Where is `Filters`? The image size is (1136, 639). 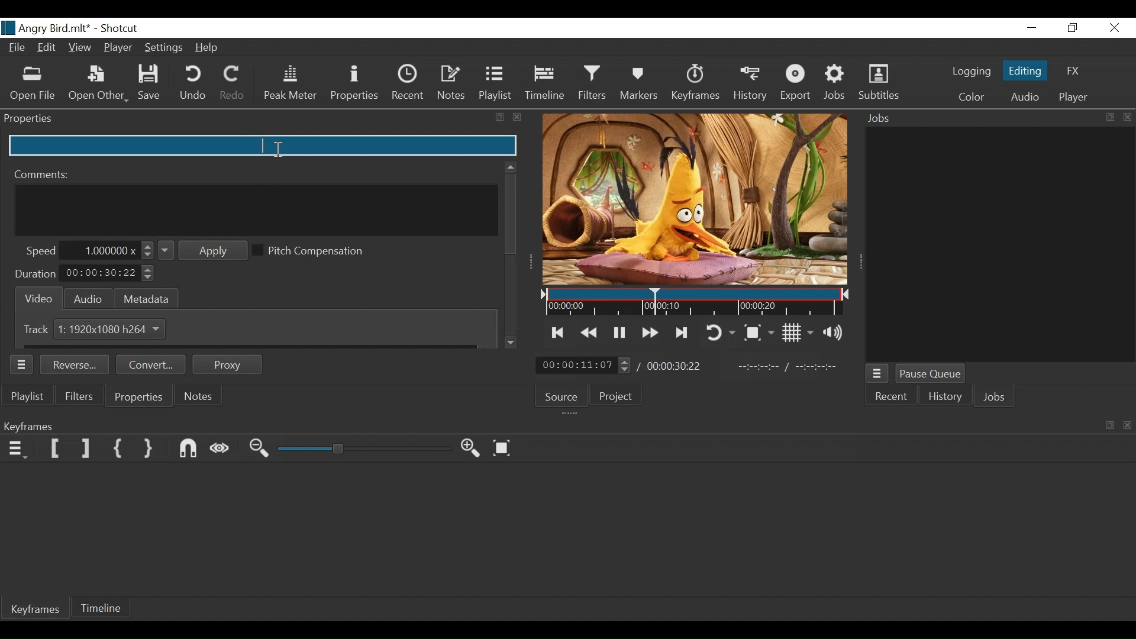
Filters is located at coordinates (594, 84).